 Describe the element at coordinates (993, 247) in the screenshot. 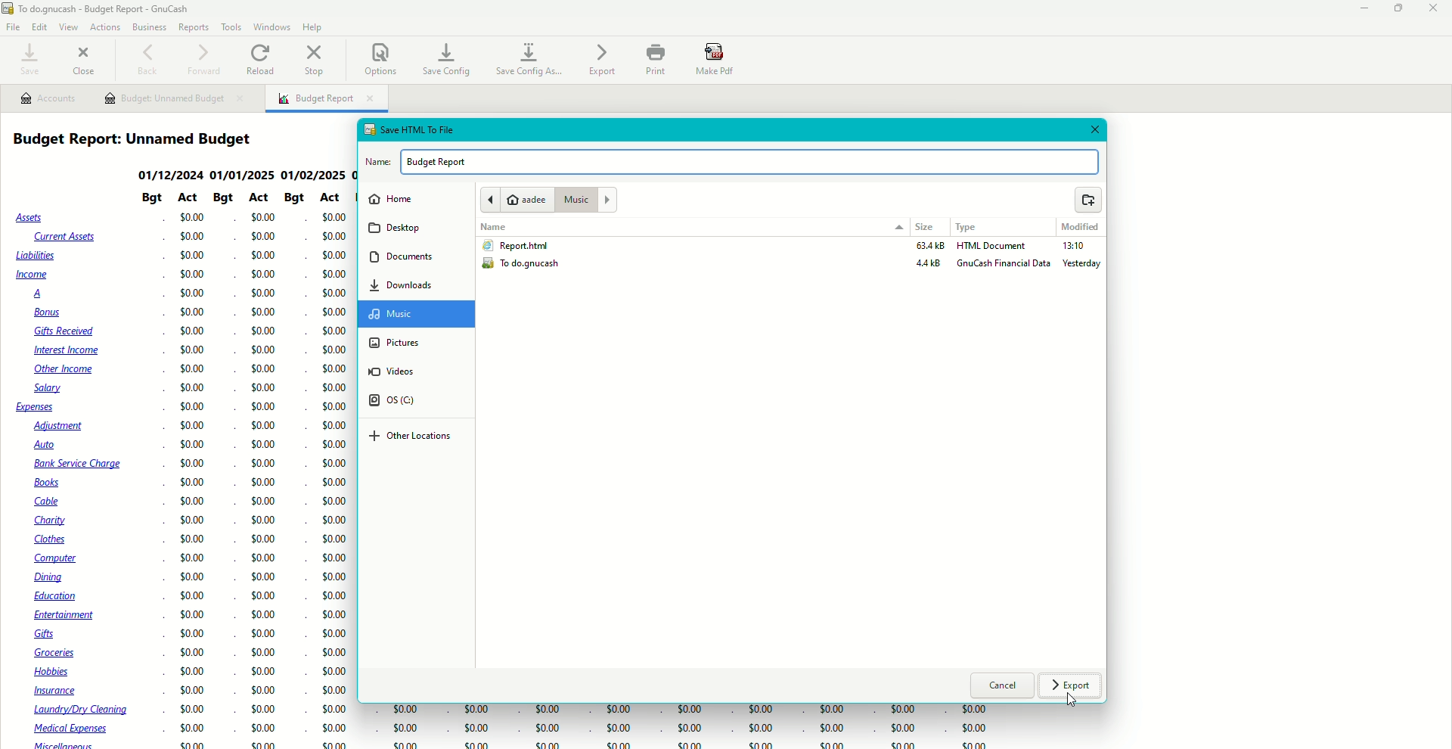

I see `HTML ` at that location.